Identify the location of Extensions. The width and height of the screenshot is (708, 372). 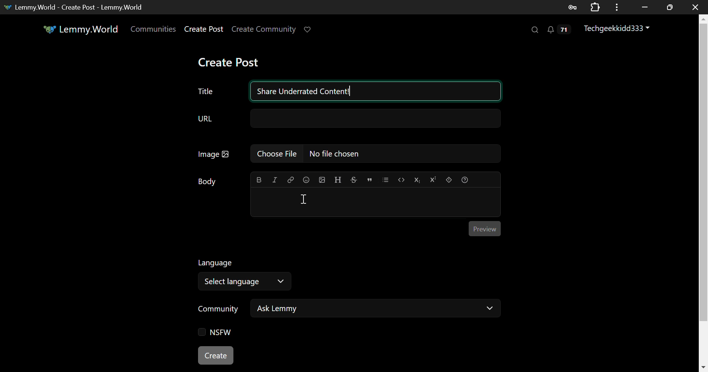
(595, 6).